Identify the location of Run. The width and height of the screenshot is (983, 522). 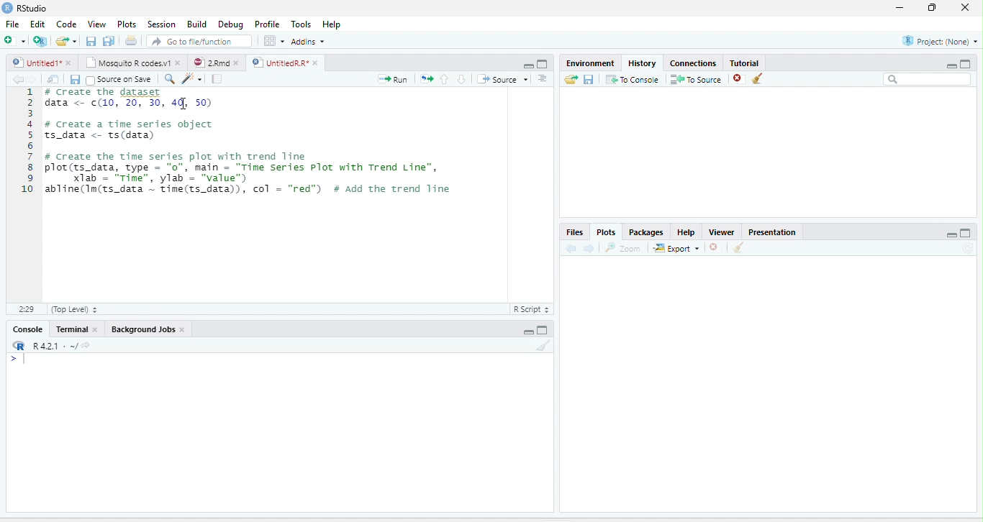
(393, 79).